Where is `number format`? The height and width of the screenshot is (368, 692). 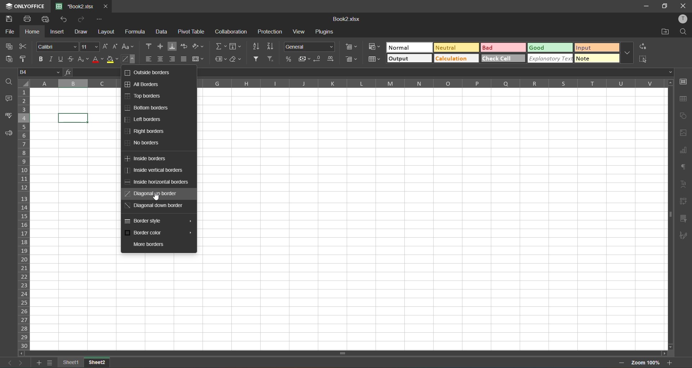
number format is located at coordinates (310, 48).